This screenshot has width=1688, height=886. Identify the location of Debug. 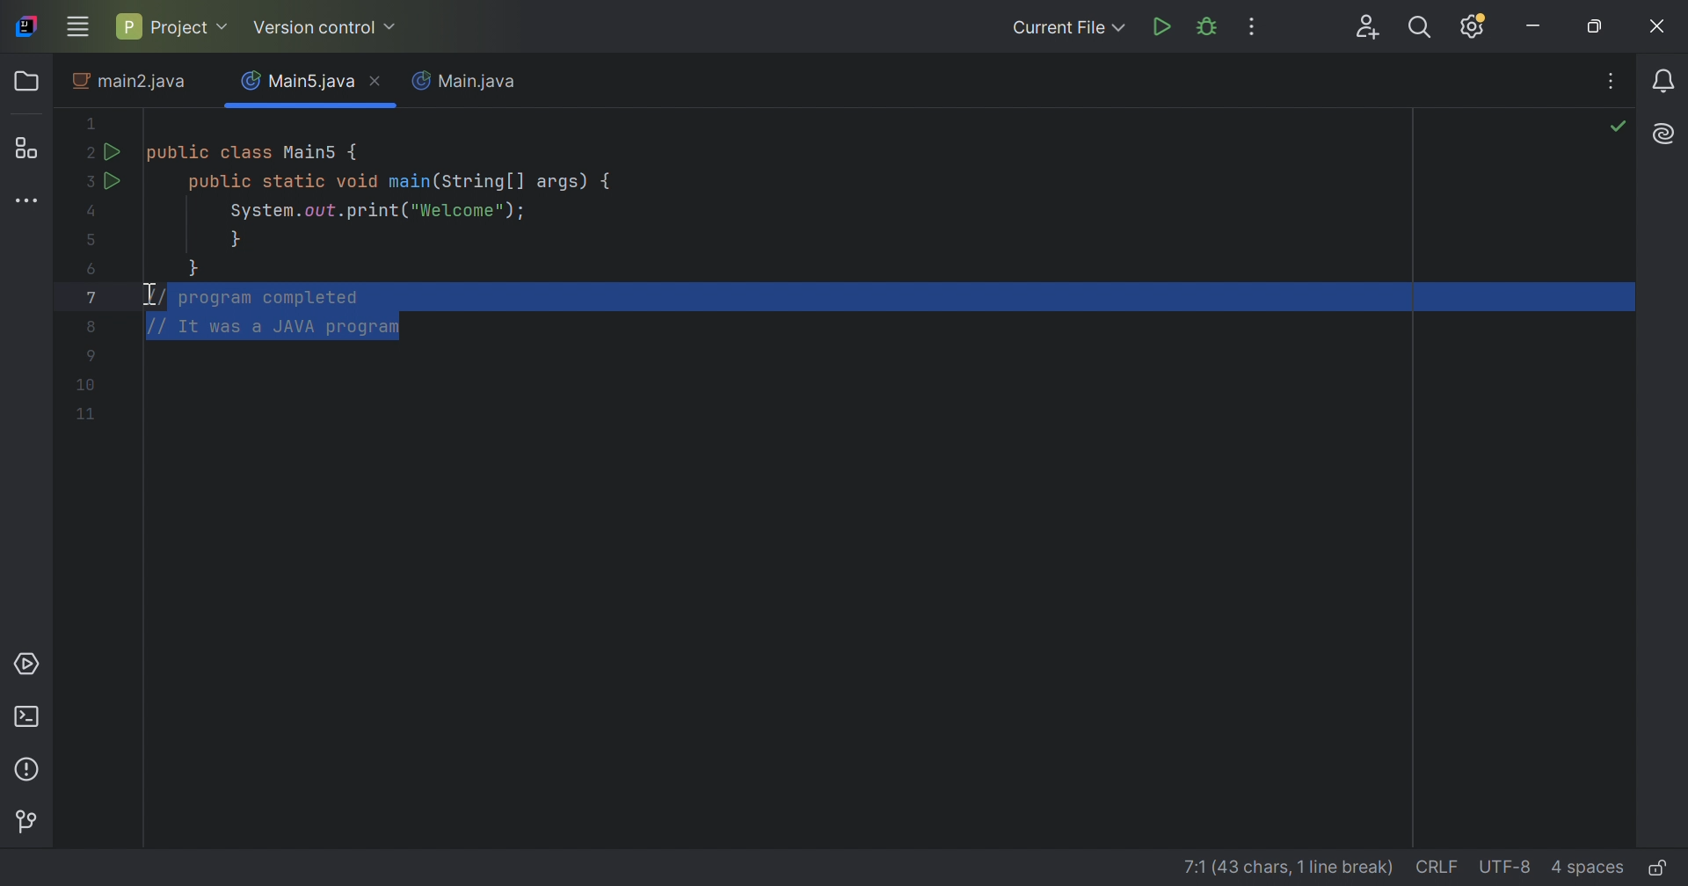
(1209, 26).